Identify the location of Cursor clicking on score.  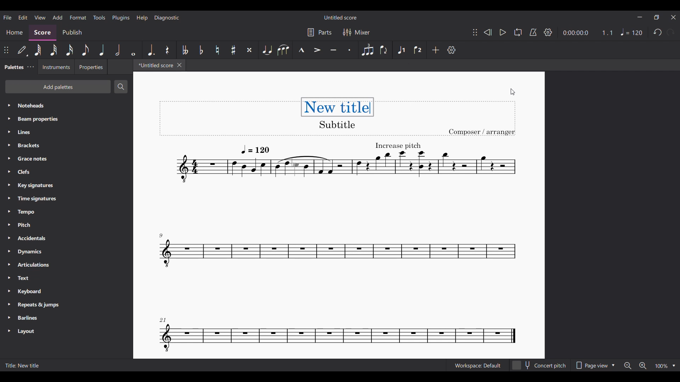
(513, 92).